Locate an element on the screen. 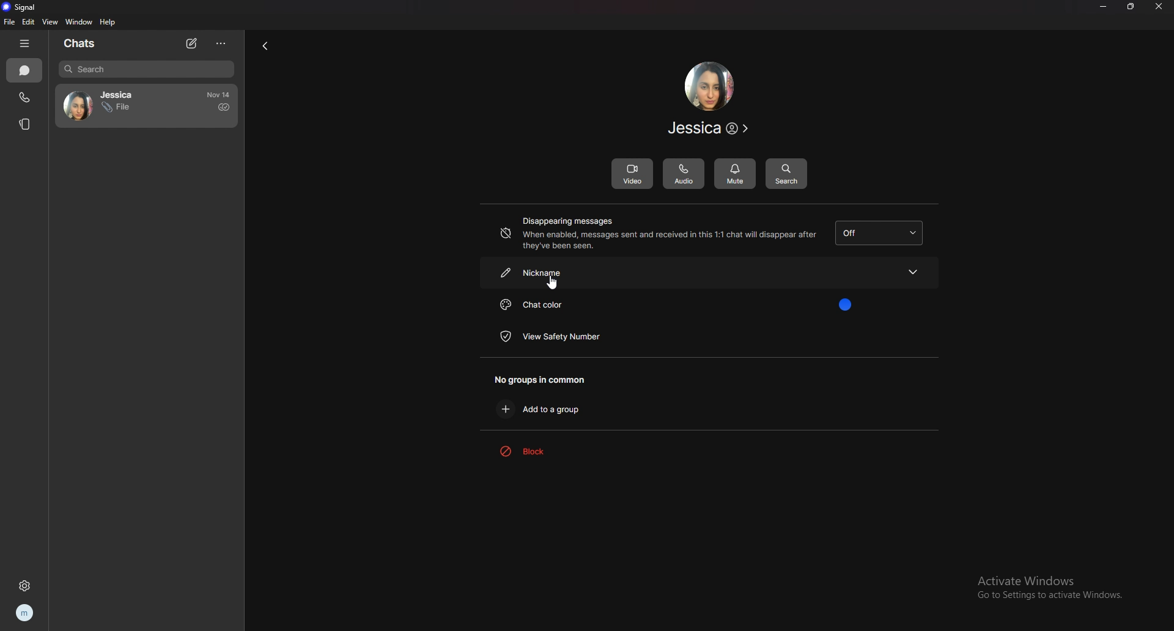  mute is located at coordinates (735, 174).